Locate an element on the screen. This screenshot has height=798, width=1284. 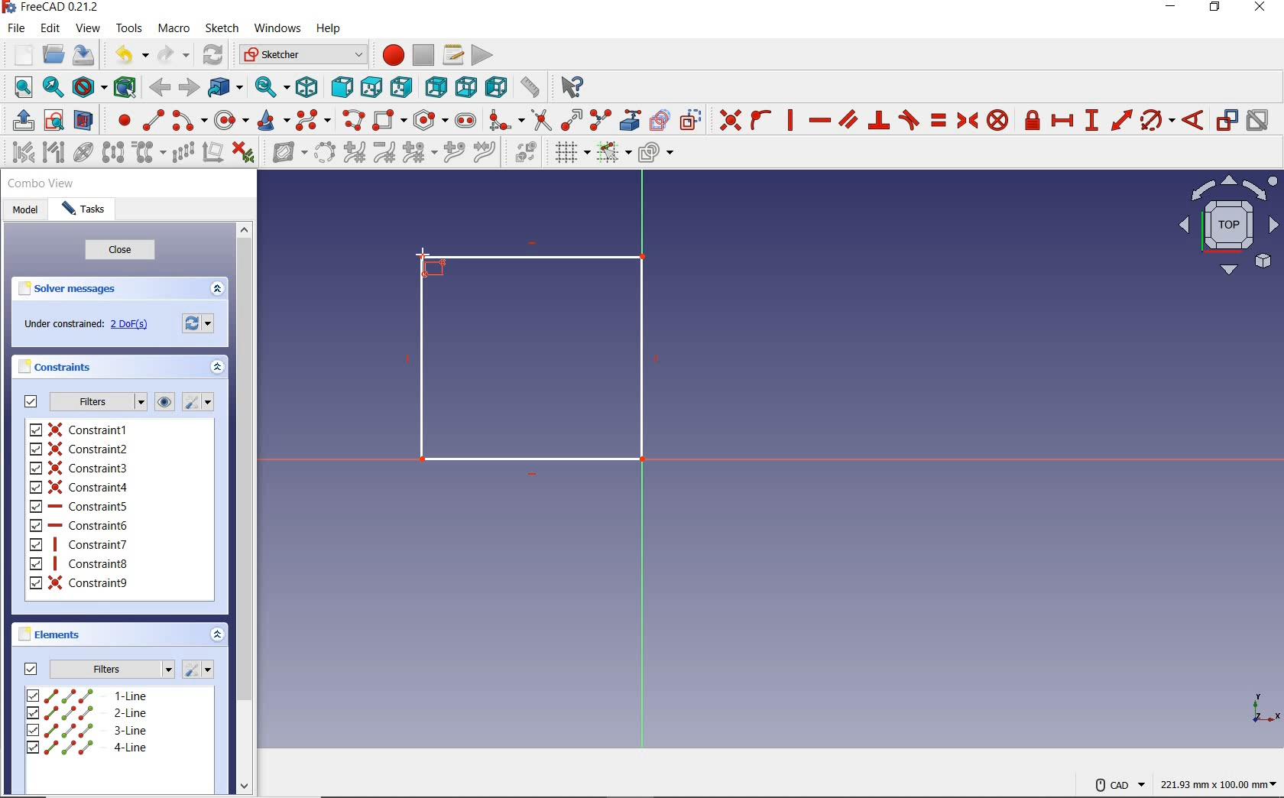
create conic is located at coordinates (273, 122).